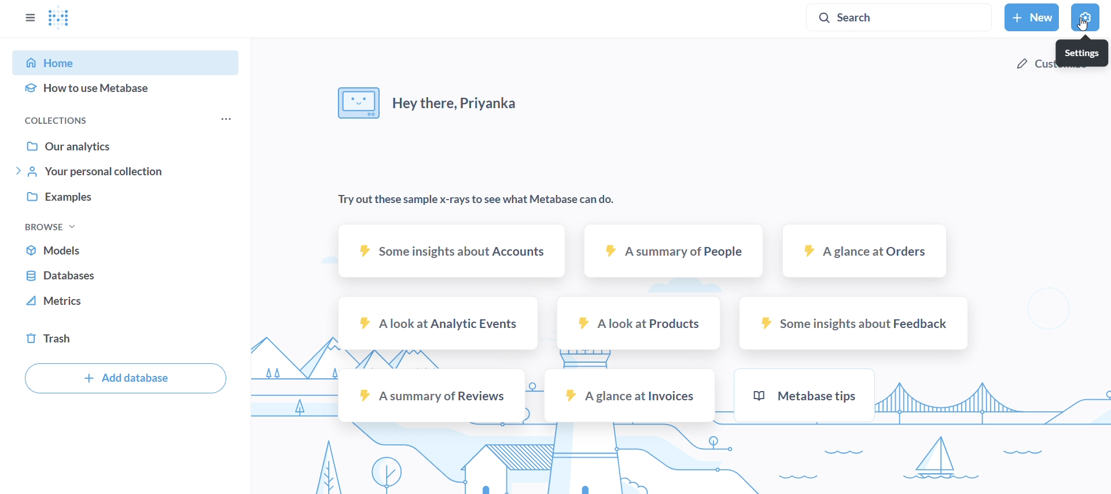  I want to click on more, so click(225, 120).